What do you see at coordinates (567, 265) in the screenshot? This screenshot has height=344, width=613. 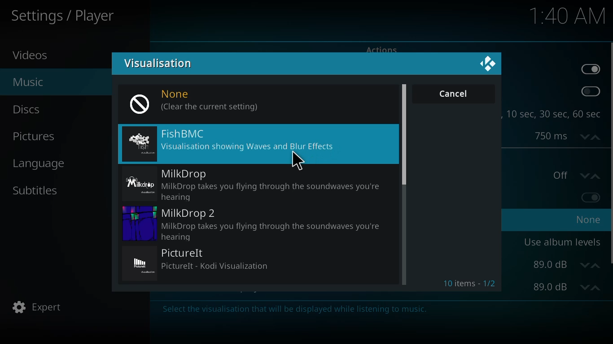 I see `db` at bounding box center [567, 265].